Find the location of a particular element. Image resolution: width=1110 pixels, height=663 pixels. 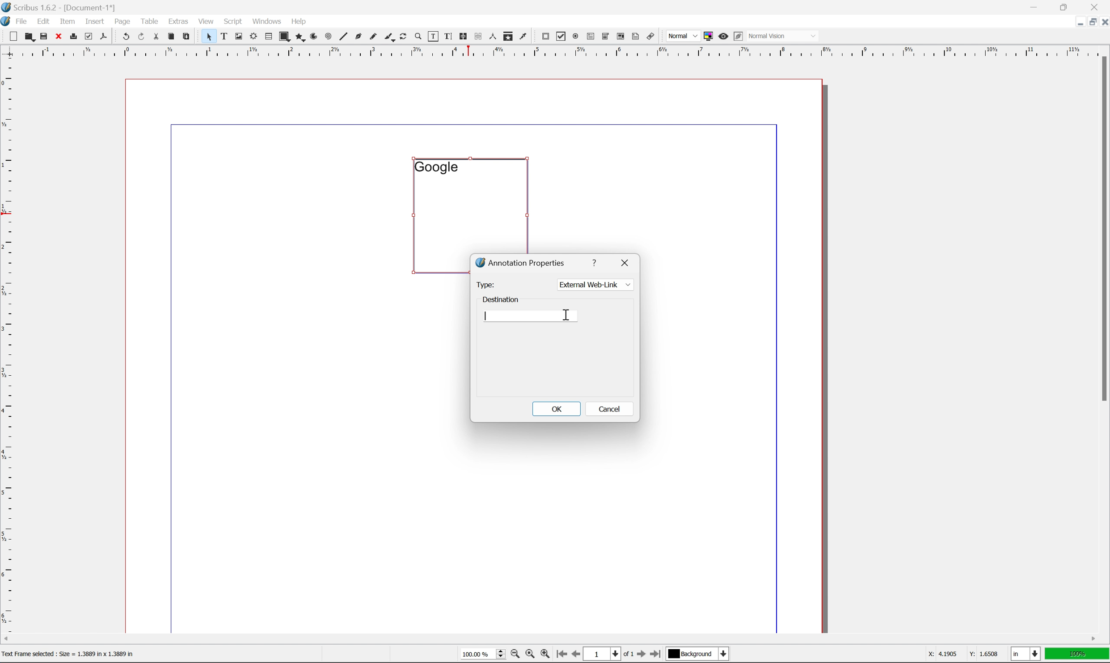

type: is located at coordinates (485, 284).